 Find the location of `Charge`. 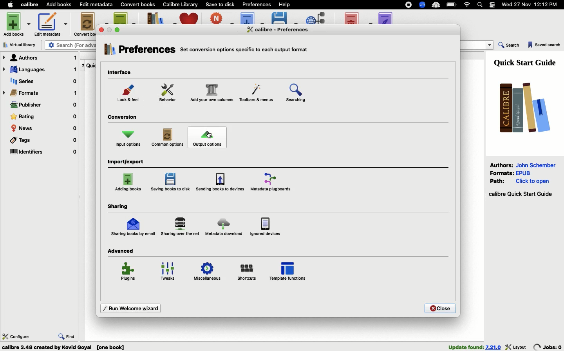

Charge is located at coordinates (452, 5).